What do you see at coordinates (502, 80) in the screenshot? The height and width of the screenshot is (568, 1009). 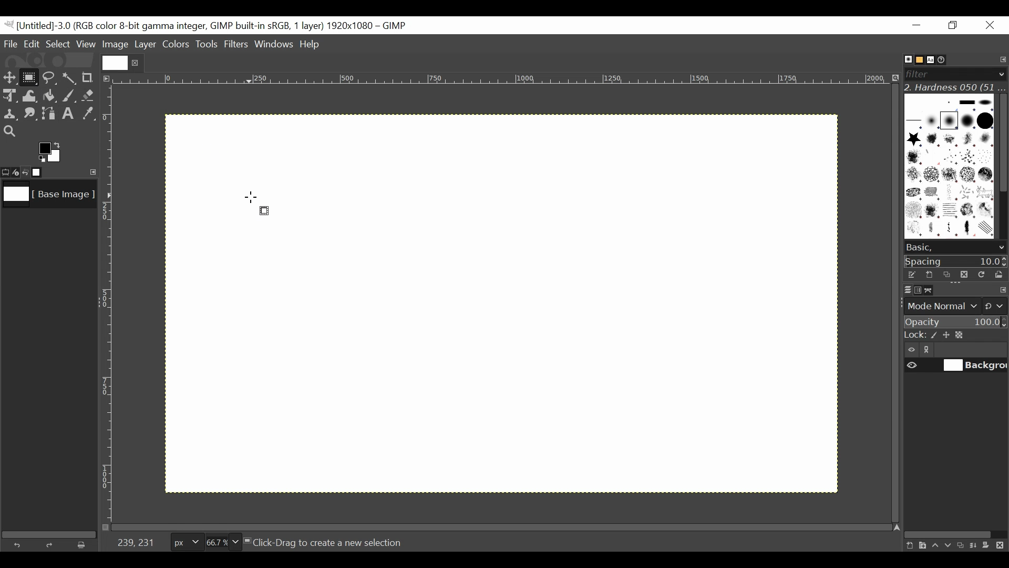 I see `Horizontal ruler` at bounding box center [502, 80].